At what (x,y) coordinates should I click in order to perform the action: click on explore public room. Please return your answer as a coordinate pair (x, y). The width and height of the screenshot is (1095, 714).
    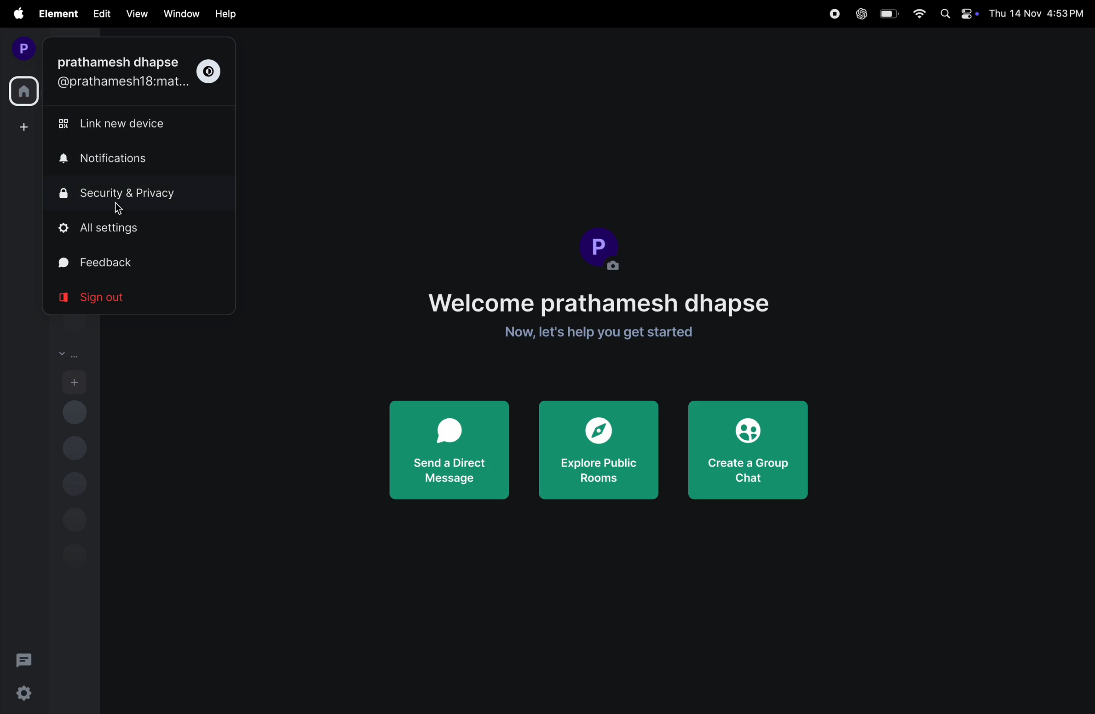
    Looking at the image, I should click on (599, 451).